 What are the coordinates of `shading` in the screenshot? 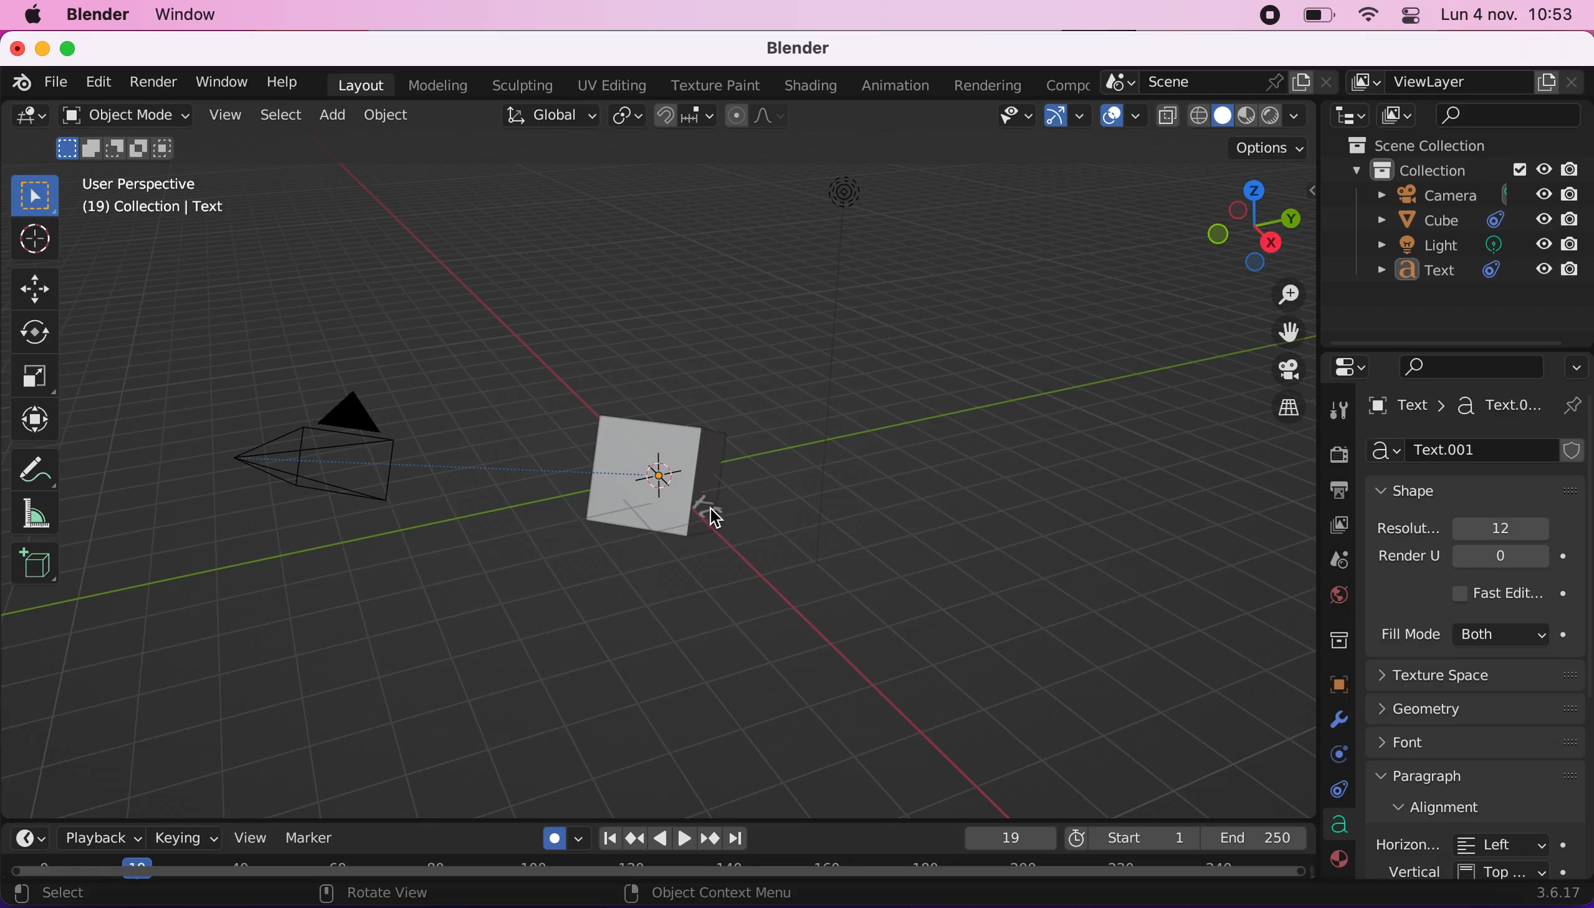 It's located at (810, 86).